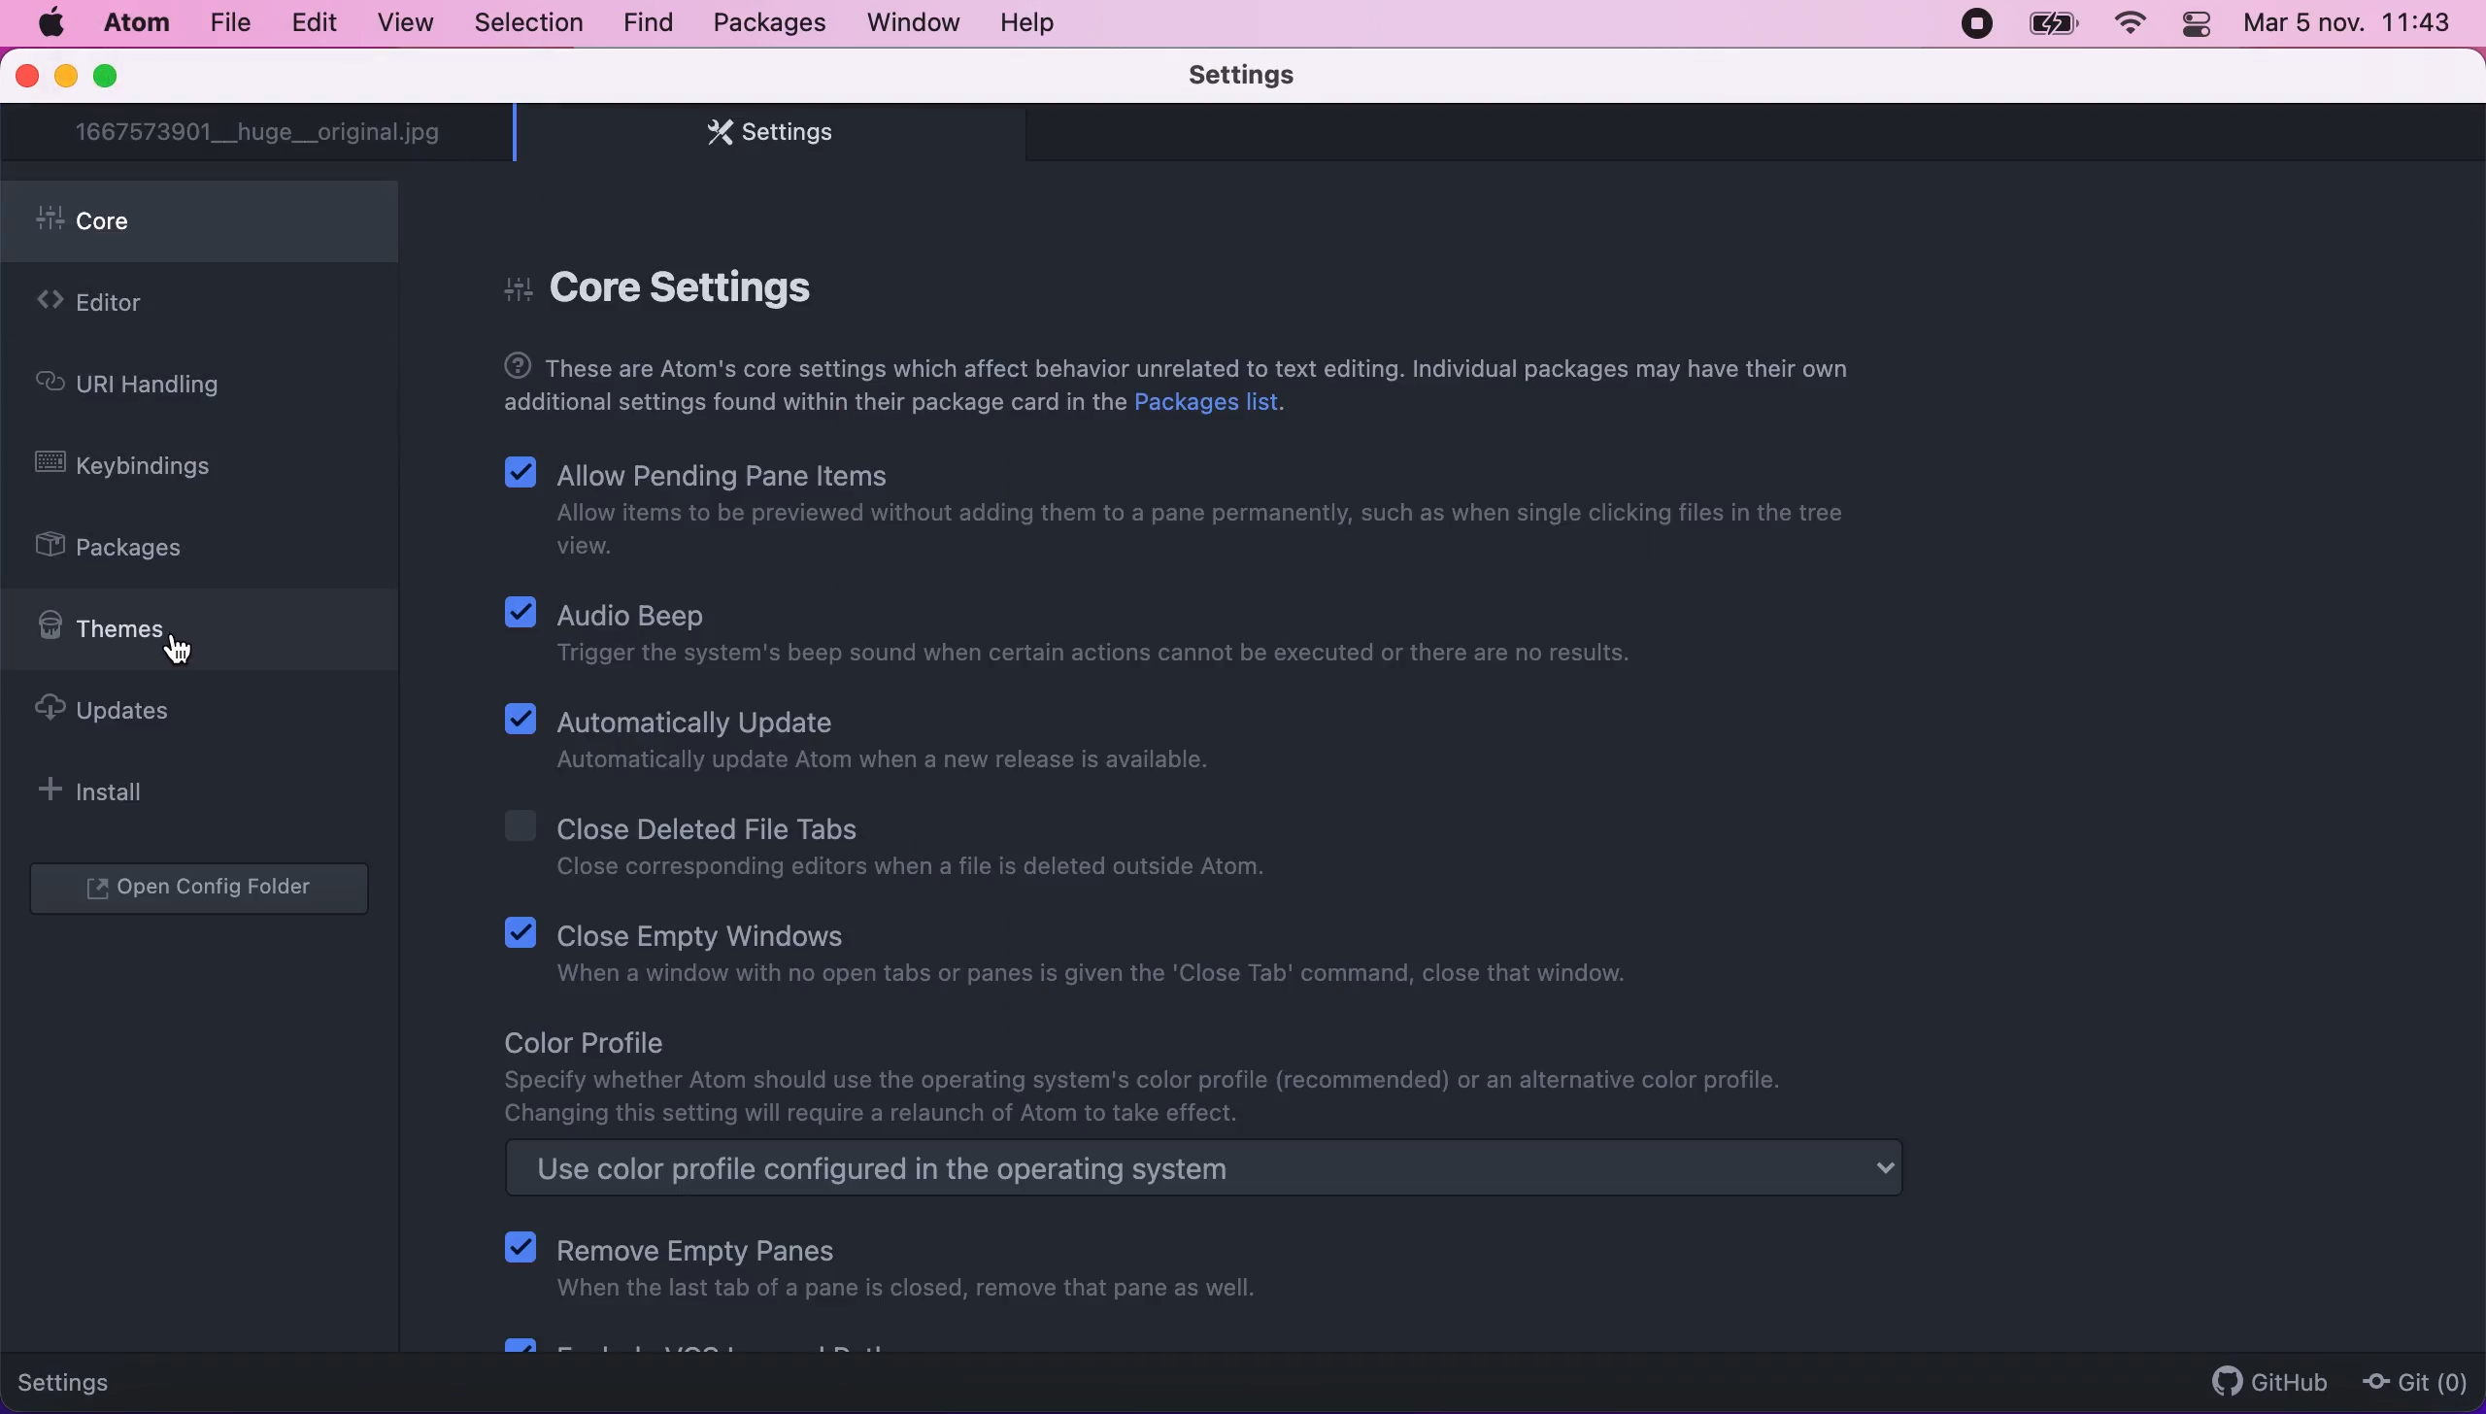  I want to click on help, so click(1039, 26).